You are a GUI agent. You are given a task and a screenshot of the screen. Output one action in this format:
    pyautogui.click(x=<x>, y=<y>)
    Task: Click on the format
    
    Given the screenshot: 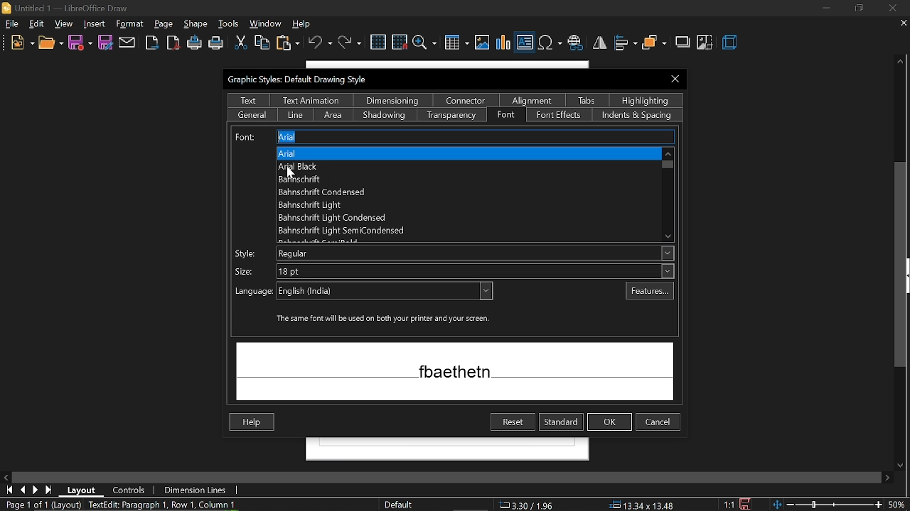 What is the action you would take?
    pyautogui.click(x=164, y=24)
    